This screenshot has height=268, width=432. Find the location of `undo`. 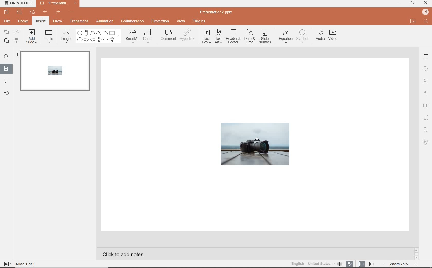

undo is located at coordinates (46, 12).